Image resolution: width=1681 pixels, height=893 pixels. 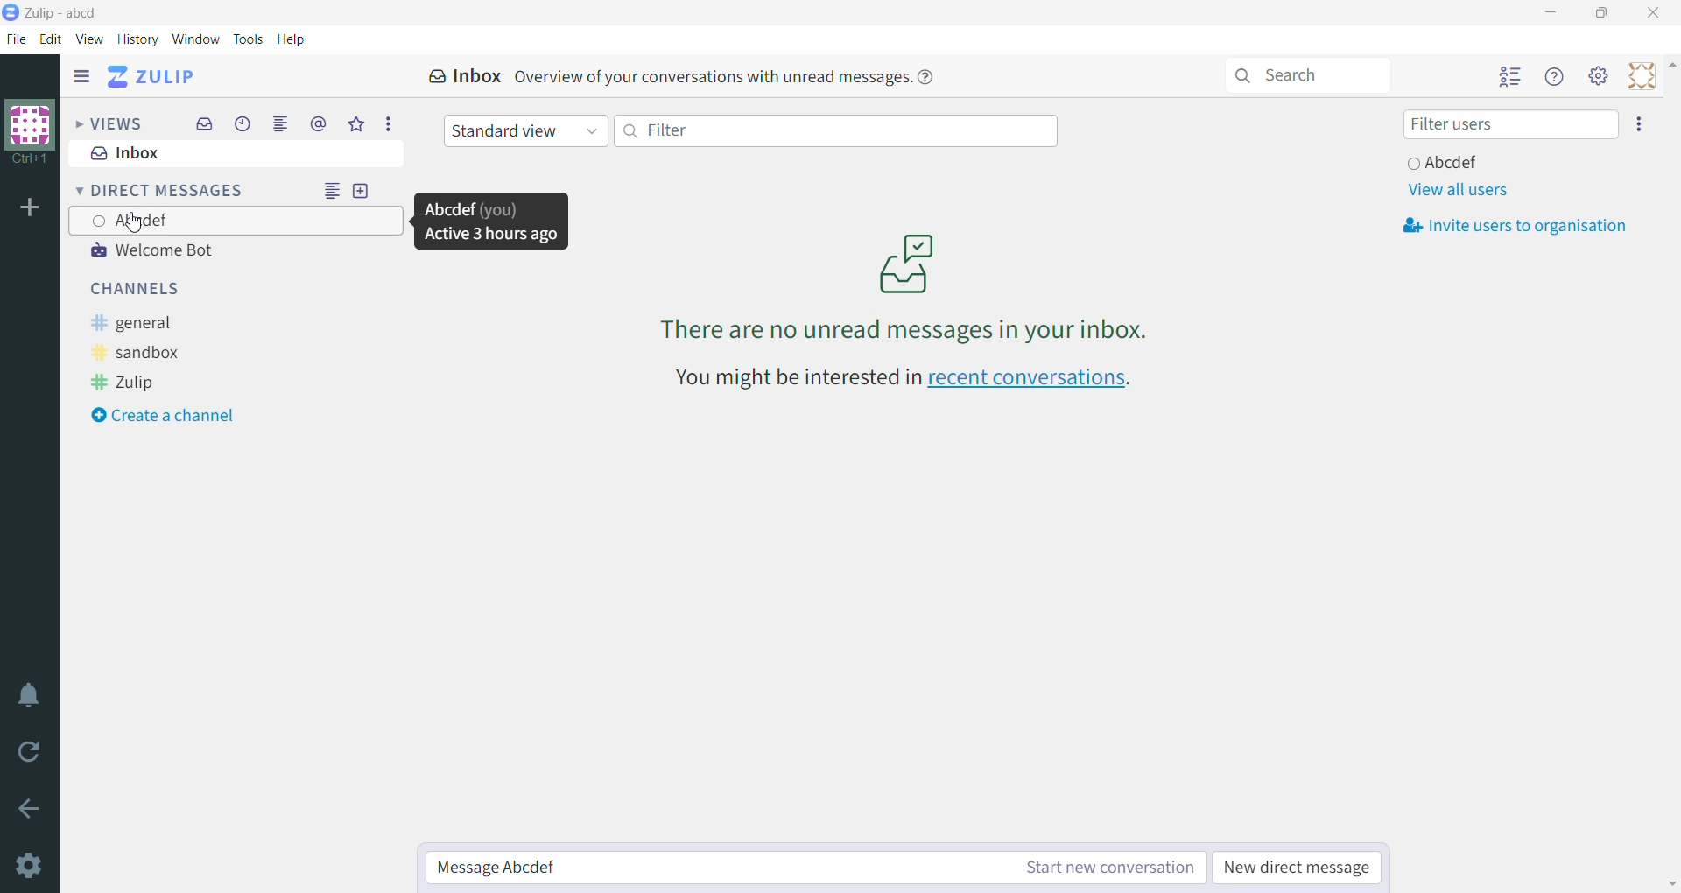 I want to click on User, so click(x=237, y=221).